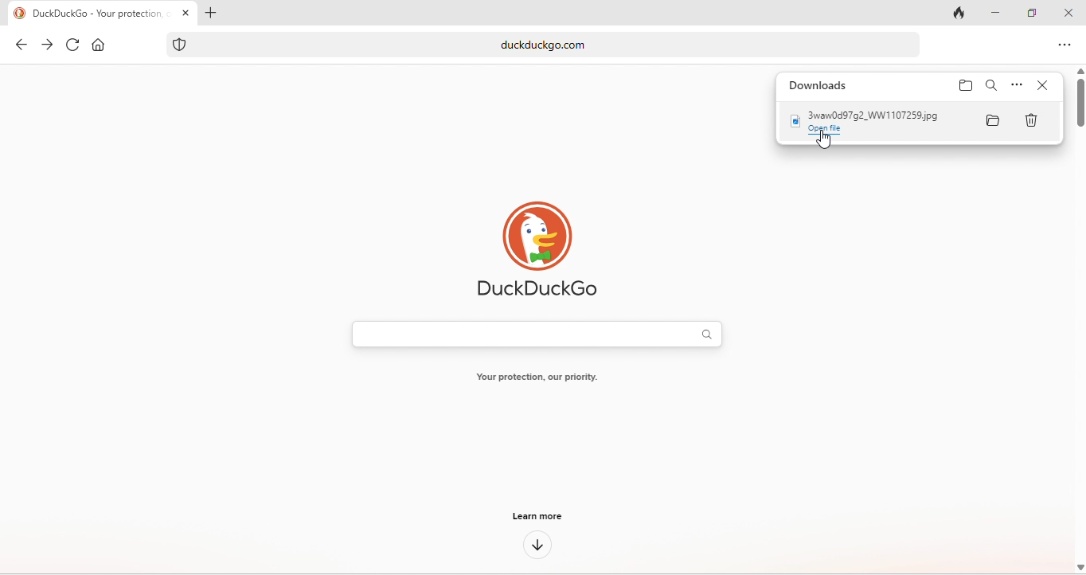 The height and width of the screenshot is (575, 1086). What do you see at coordinates (45, 45) in the screenshot?
I see `forward` at bounding box center [45, 45].